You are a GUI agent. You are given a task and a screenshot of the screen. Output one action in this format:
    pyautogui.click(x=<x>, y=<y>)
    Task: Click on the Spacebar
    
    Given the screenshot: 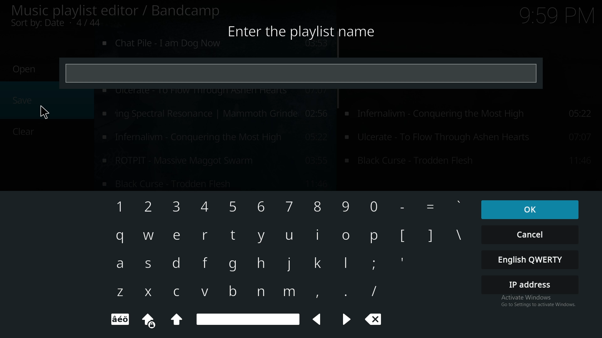 What is the action you would take?
    pyautogui.click(x=248, y=319)
    